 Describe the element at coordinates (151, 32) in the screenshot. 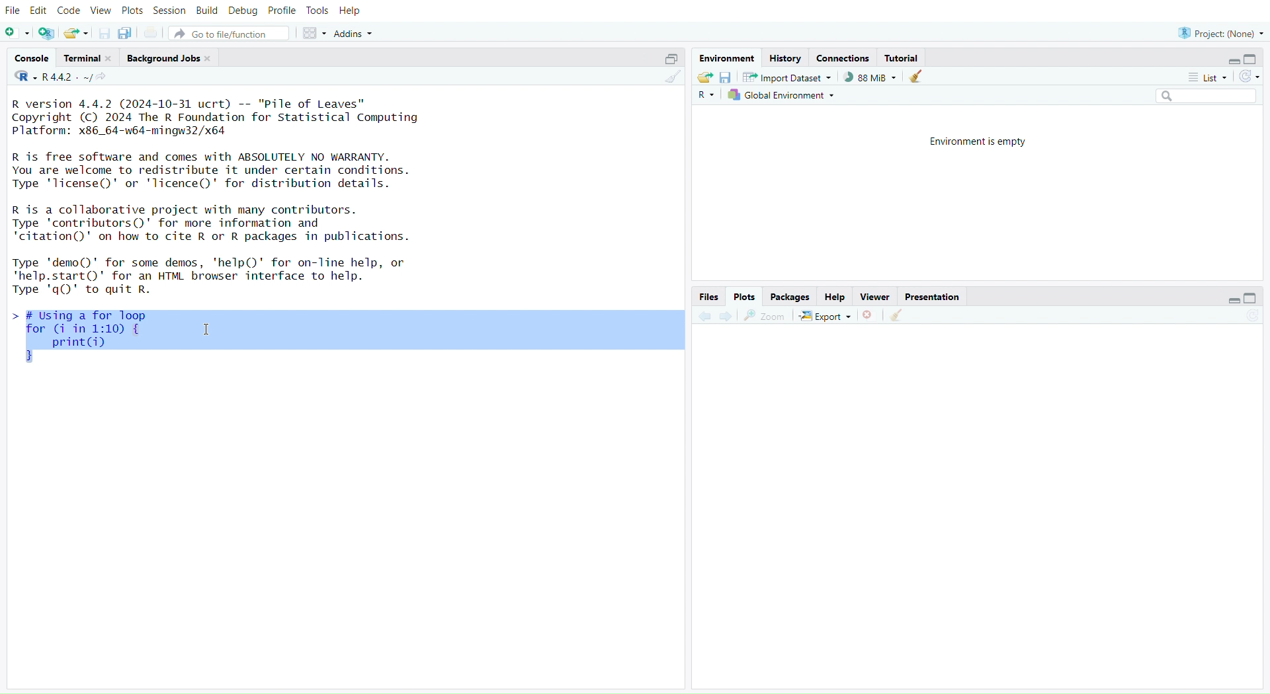

I see `print current file` at that location.